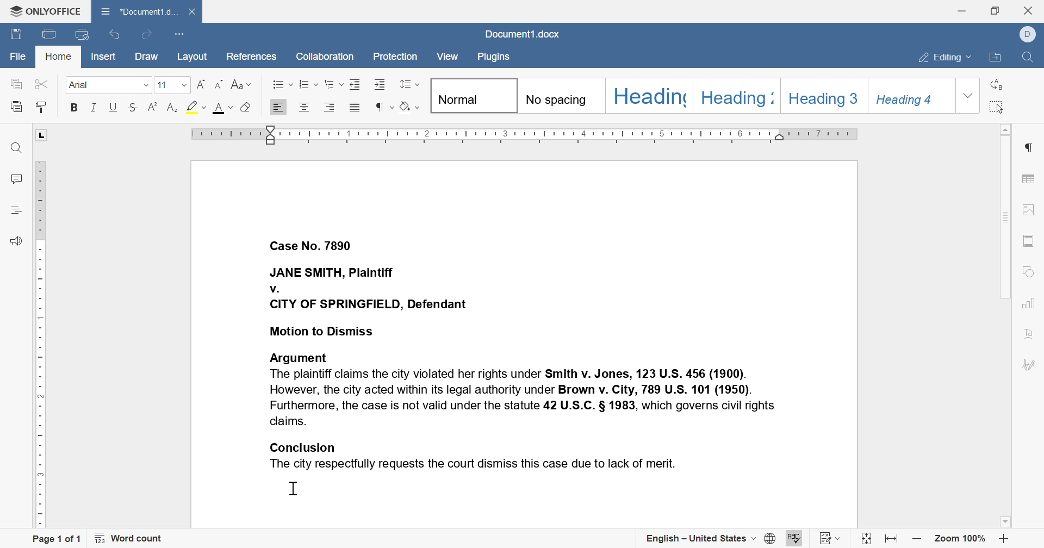 The height and width of the screenshot is (548, 1044). I want to click on Case No. 7890

JANE SMITH, Plaintiff

v.

CITY OF SPRINGFIELD, Defendant

Motion to Dismiss

Argument

The plaintiff claims the city violated her rights under Smith v. Jones, 123 U.S. 456 (1900).
However, the city acted within its legal authority under Brown v. City, 789 U.S. 101 (1950).
Furthermore, the case is not valid under the statute 42 U.S.C. § 1983, which governs civil rights
claims.

Conclusion

The city respectfully requests the court dismiss this case due to lack of merit., so click(524, 354).